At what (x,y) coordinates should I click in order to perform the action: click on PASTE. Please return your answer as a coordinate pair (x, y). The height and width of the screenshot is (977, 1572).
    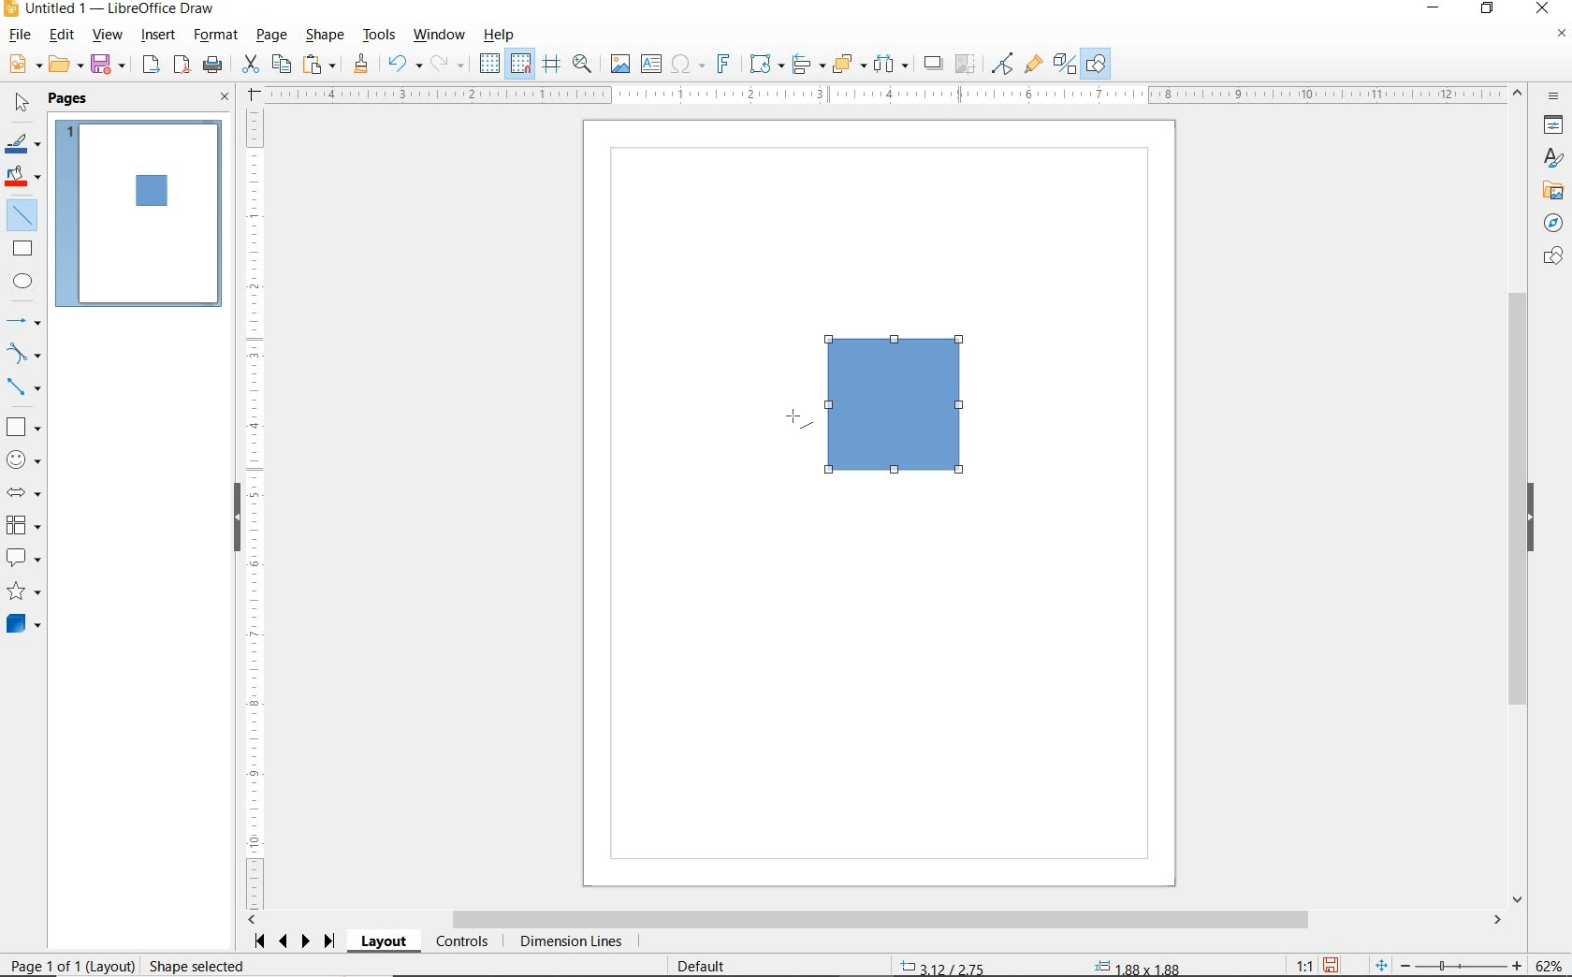
    Looking at the image, I should click on (319, 65).